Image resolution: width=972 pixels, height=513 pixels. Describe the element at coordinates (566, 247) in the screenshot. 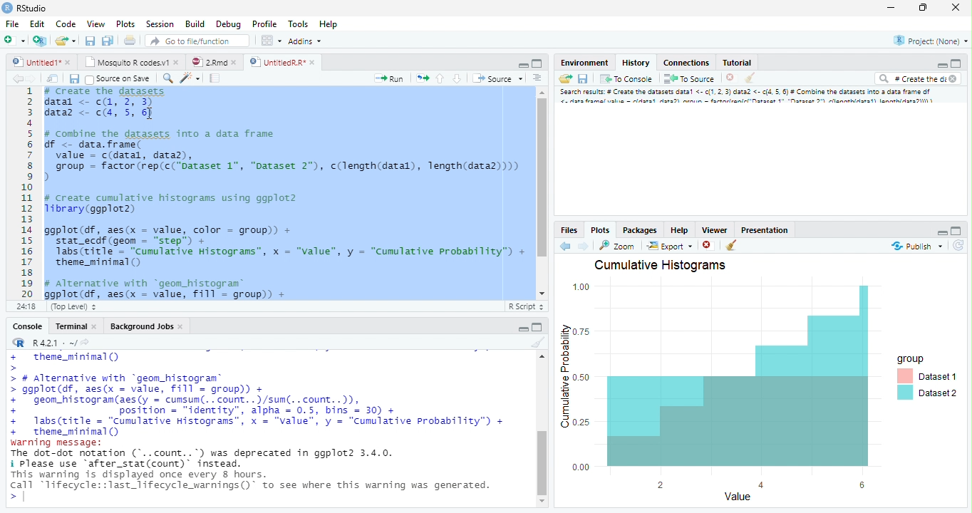

I see `back` at that location.